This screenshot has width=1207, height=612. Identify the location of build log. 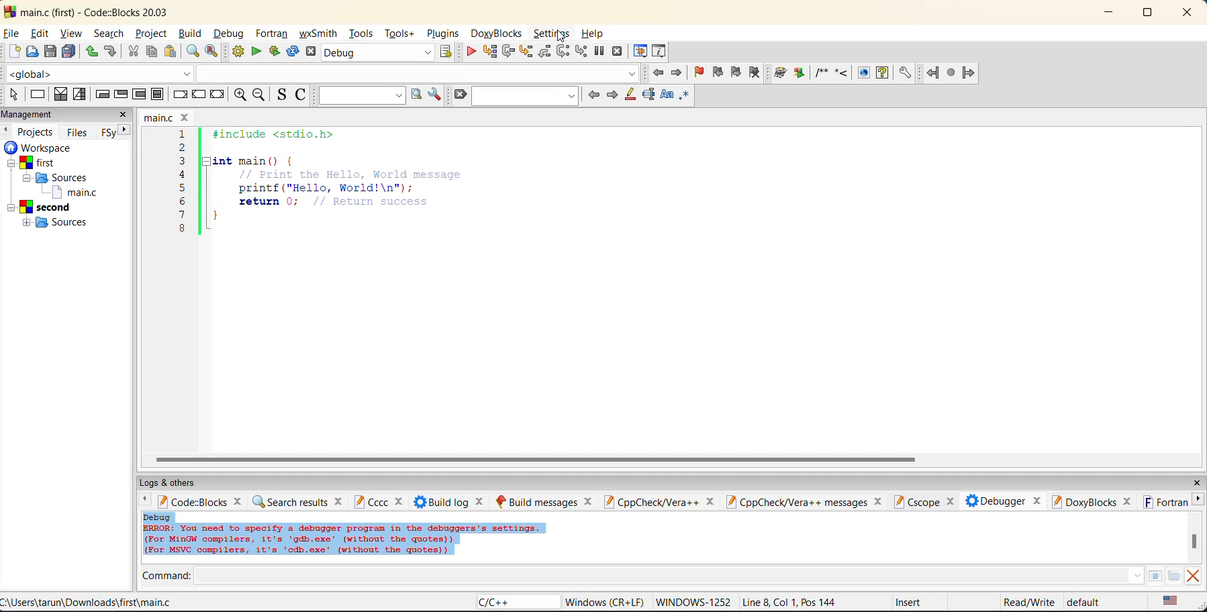
(449, 501).